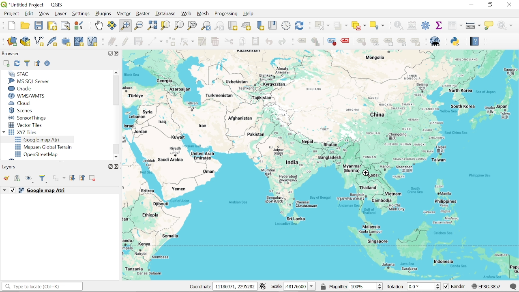 The width and height of the screenshot is (519, 292). I want to click on Google map Atri, so click(39, 140).